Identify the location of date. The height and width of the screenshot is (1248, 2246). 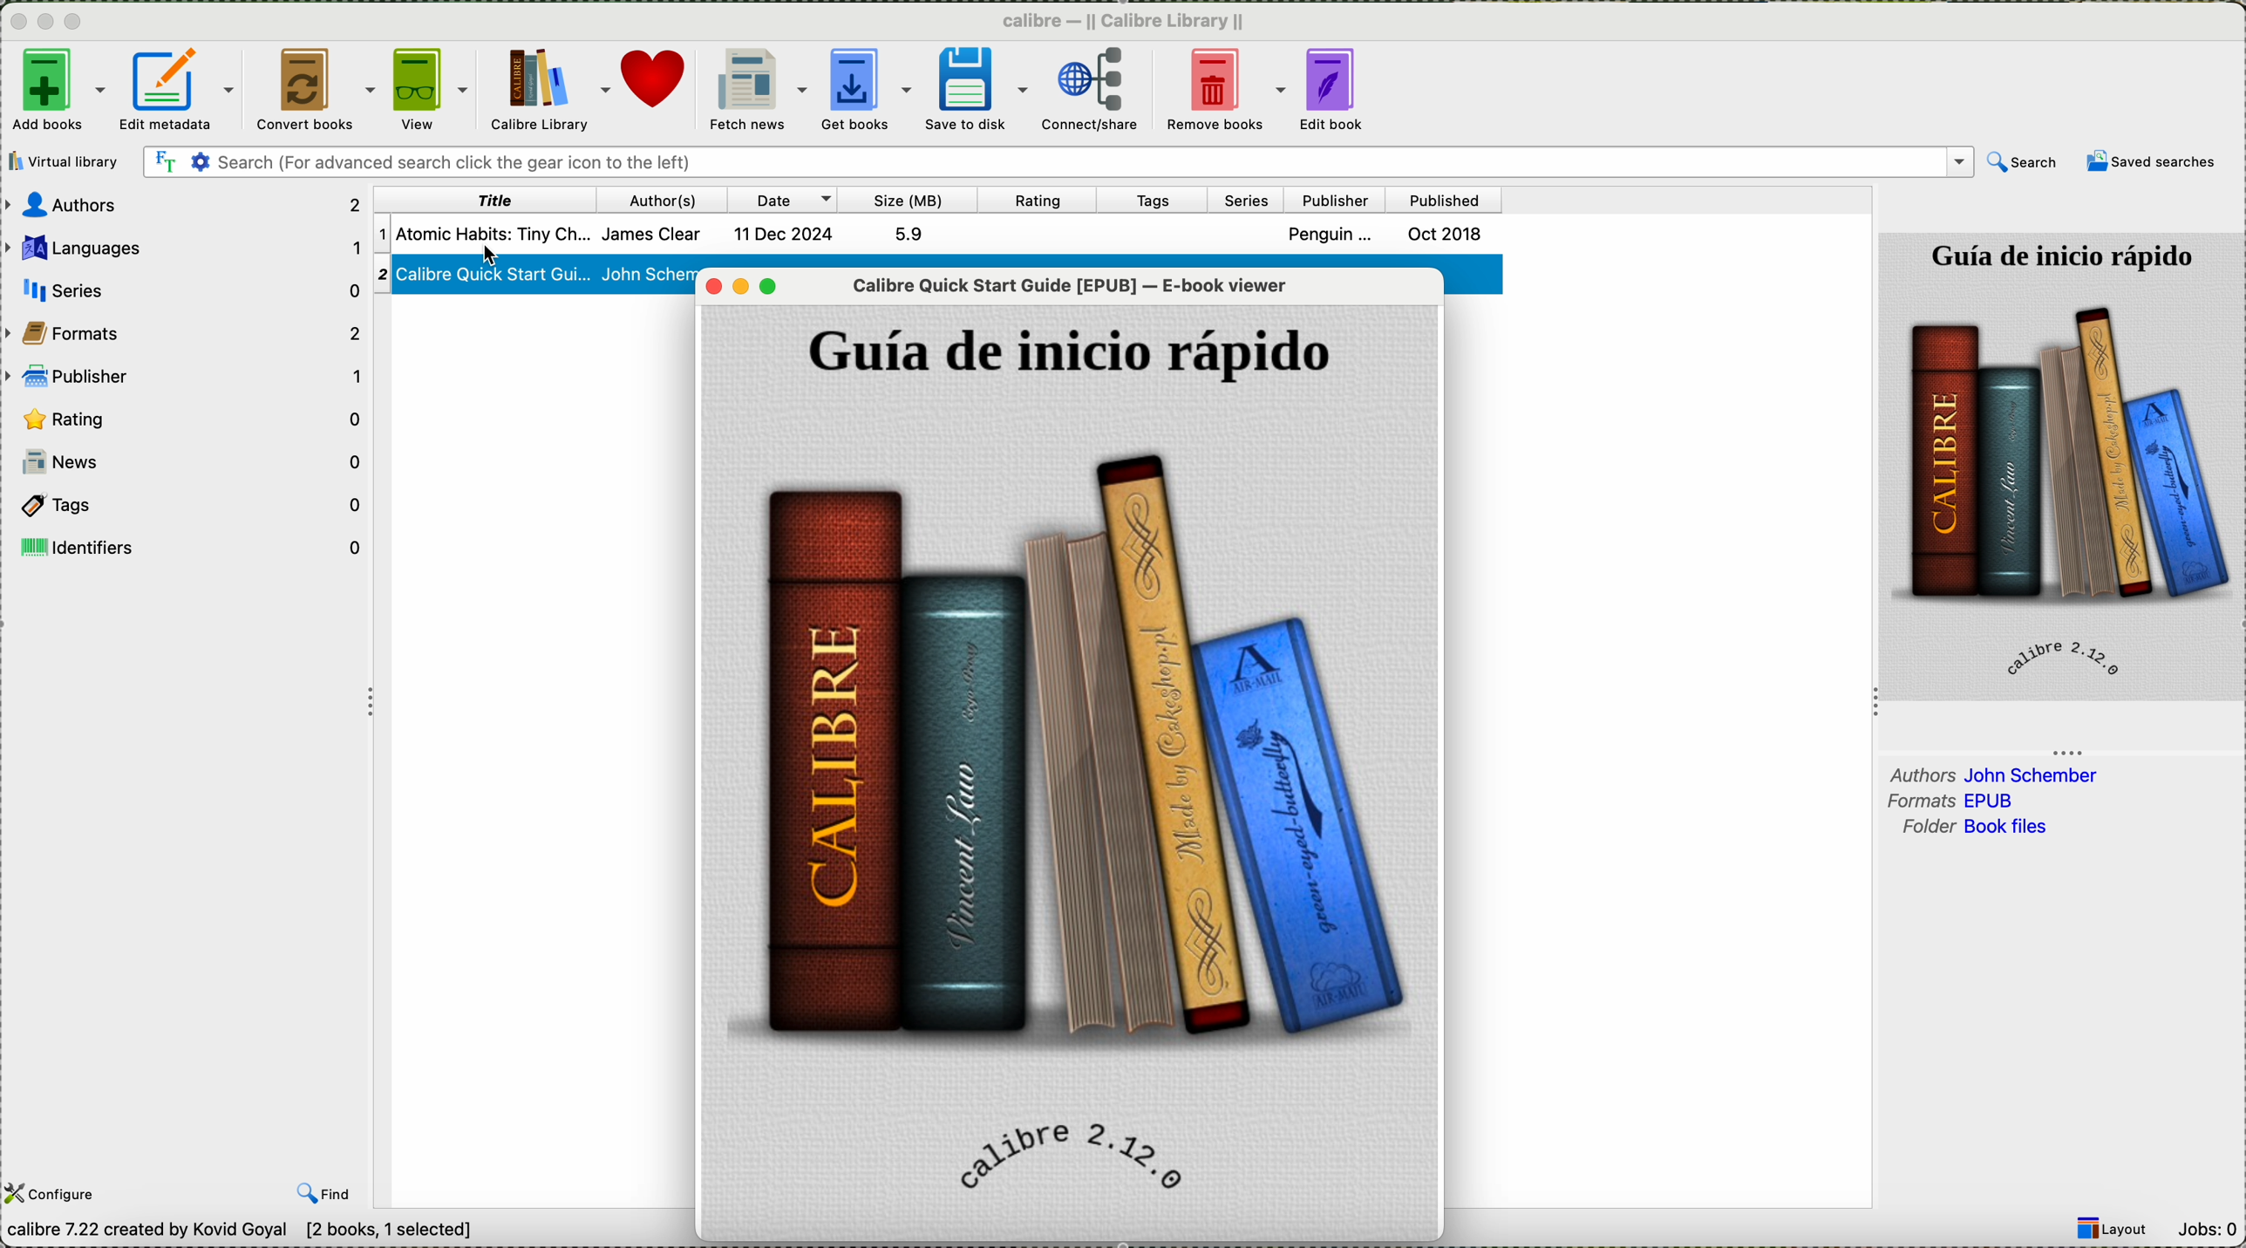
(785, 201).